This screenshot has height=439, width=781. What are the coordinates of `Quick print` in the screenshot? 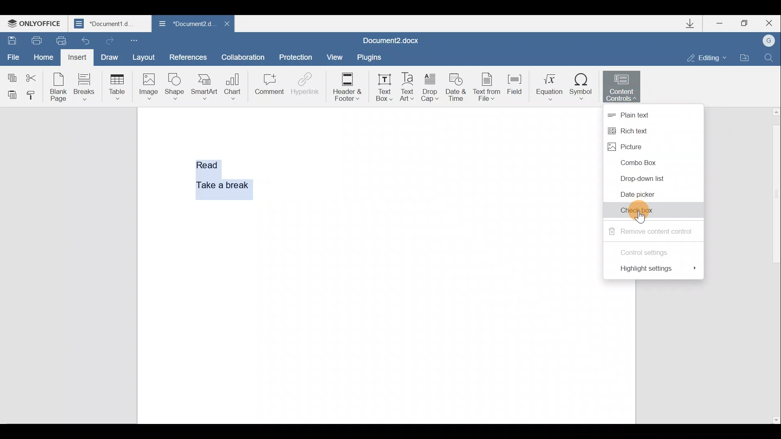 It's located at (58, 40).